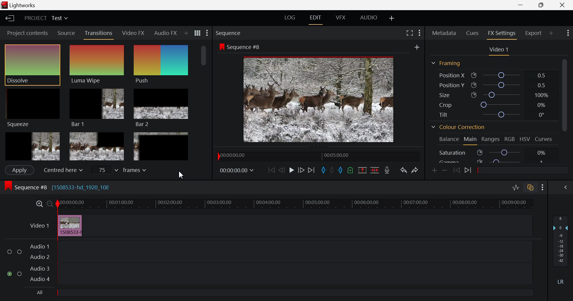 The width and height of the screenshot is (573, 301). Describe the element at coordinates (341, 19) in the screenshot. I see `VFX Layout` at that location.